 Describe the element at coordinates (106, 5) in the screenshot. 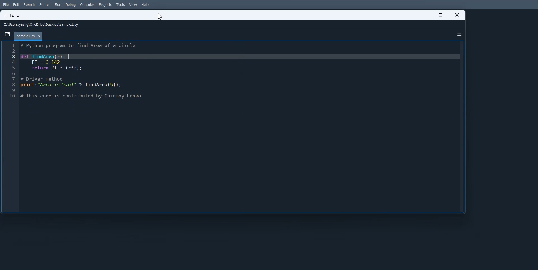

I see `Projects` at that location.